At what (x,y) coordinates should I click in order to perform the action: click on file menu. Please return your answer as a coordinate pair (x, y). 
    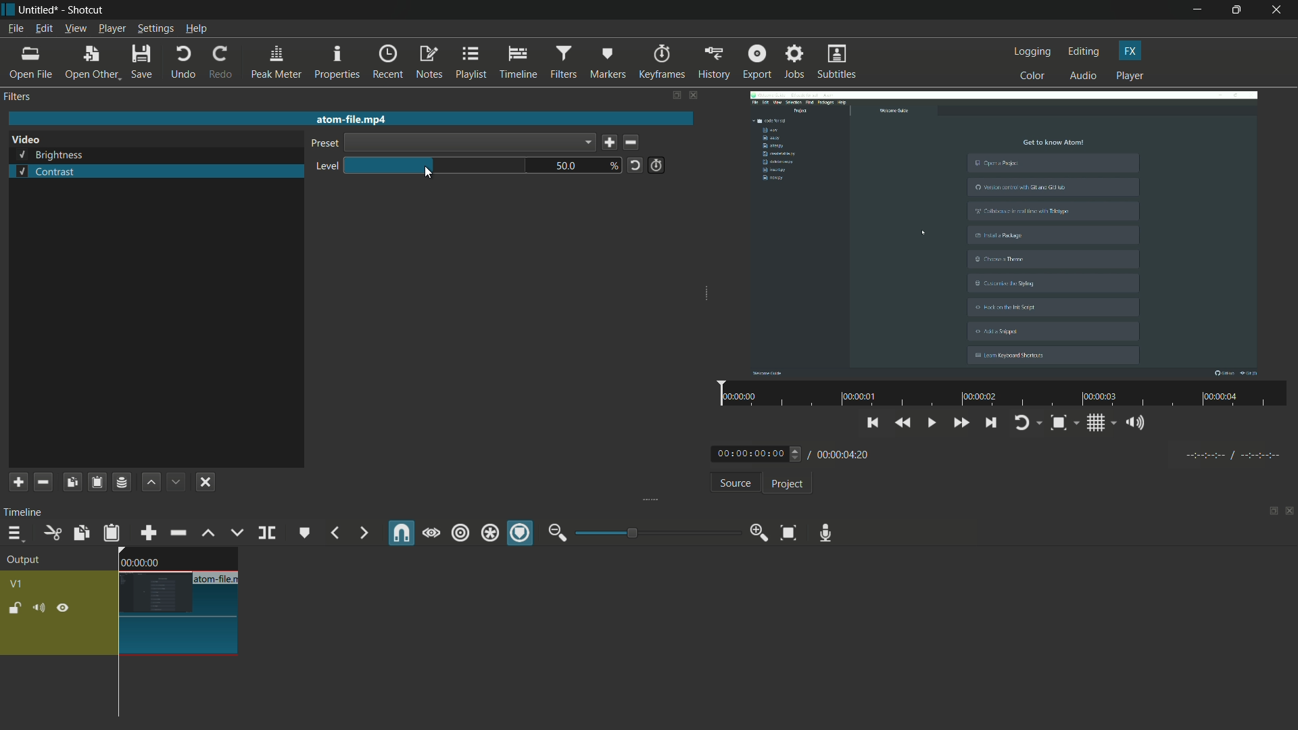
    Looking at the image, I should click on (15, 28).